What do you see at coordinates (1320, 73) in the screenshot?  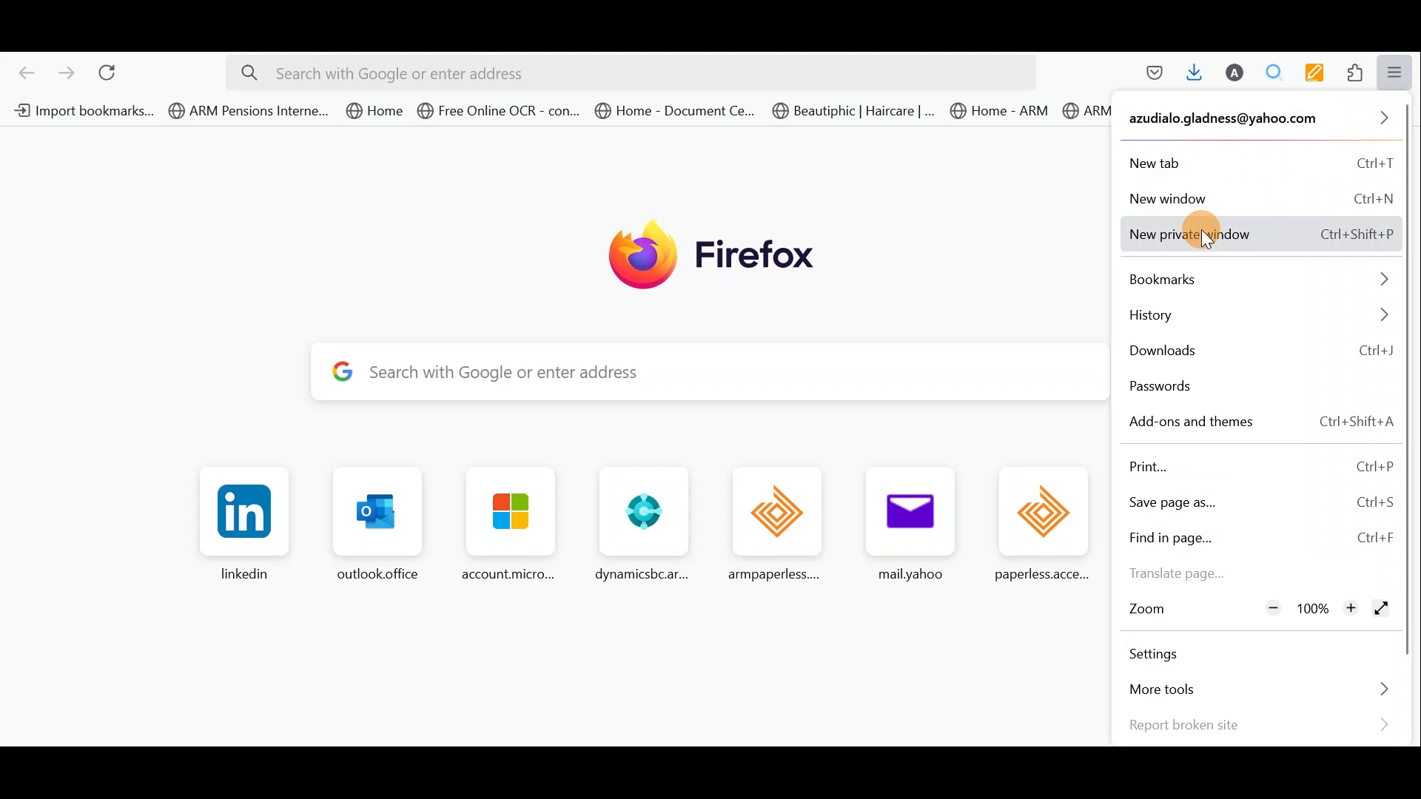 I see `Multi keyword highlighter` at bounding box center [1320, 73].